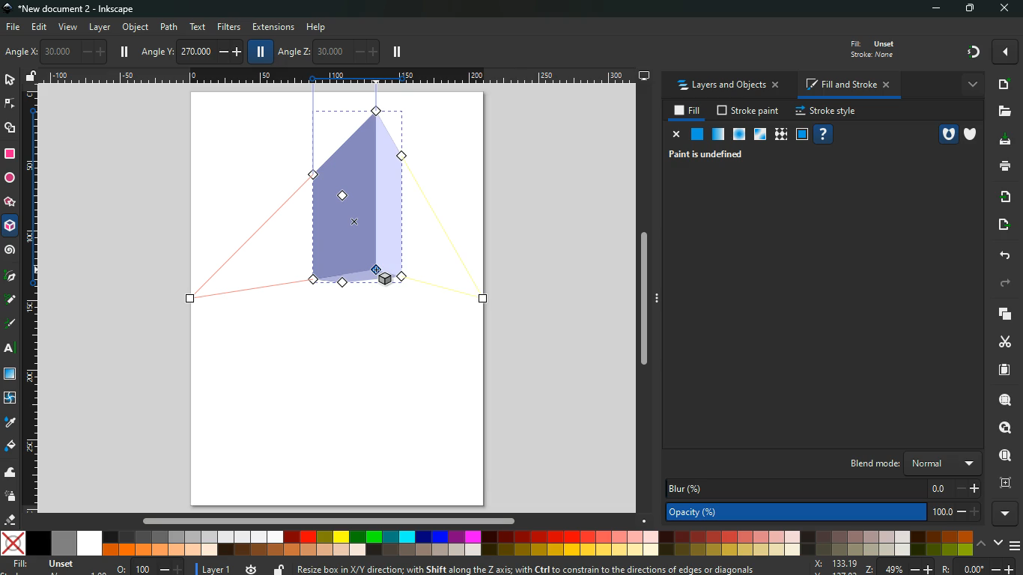 The height and width of the screenshot is (575, 1023). What do you see at coordinates (10, 128) in the screenshot?
I see `shapes` at bounding box center [10, 128].